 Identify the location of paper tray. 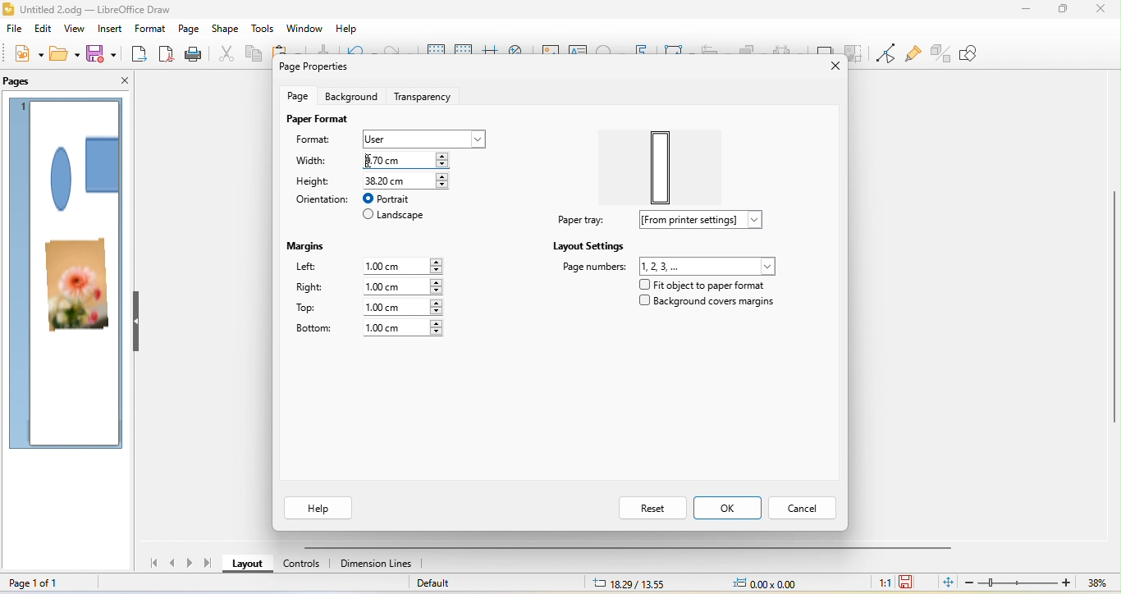
(575, 221).